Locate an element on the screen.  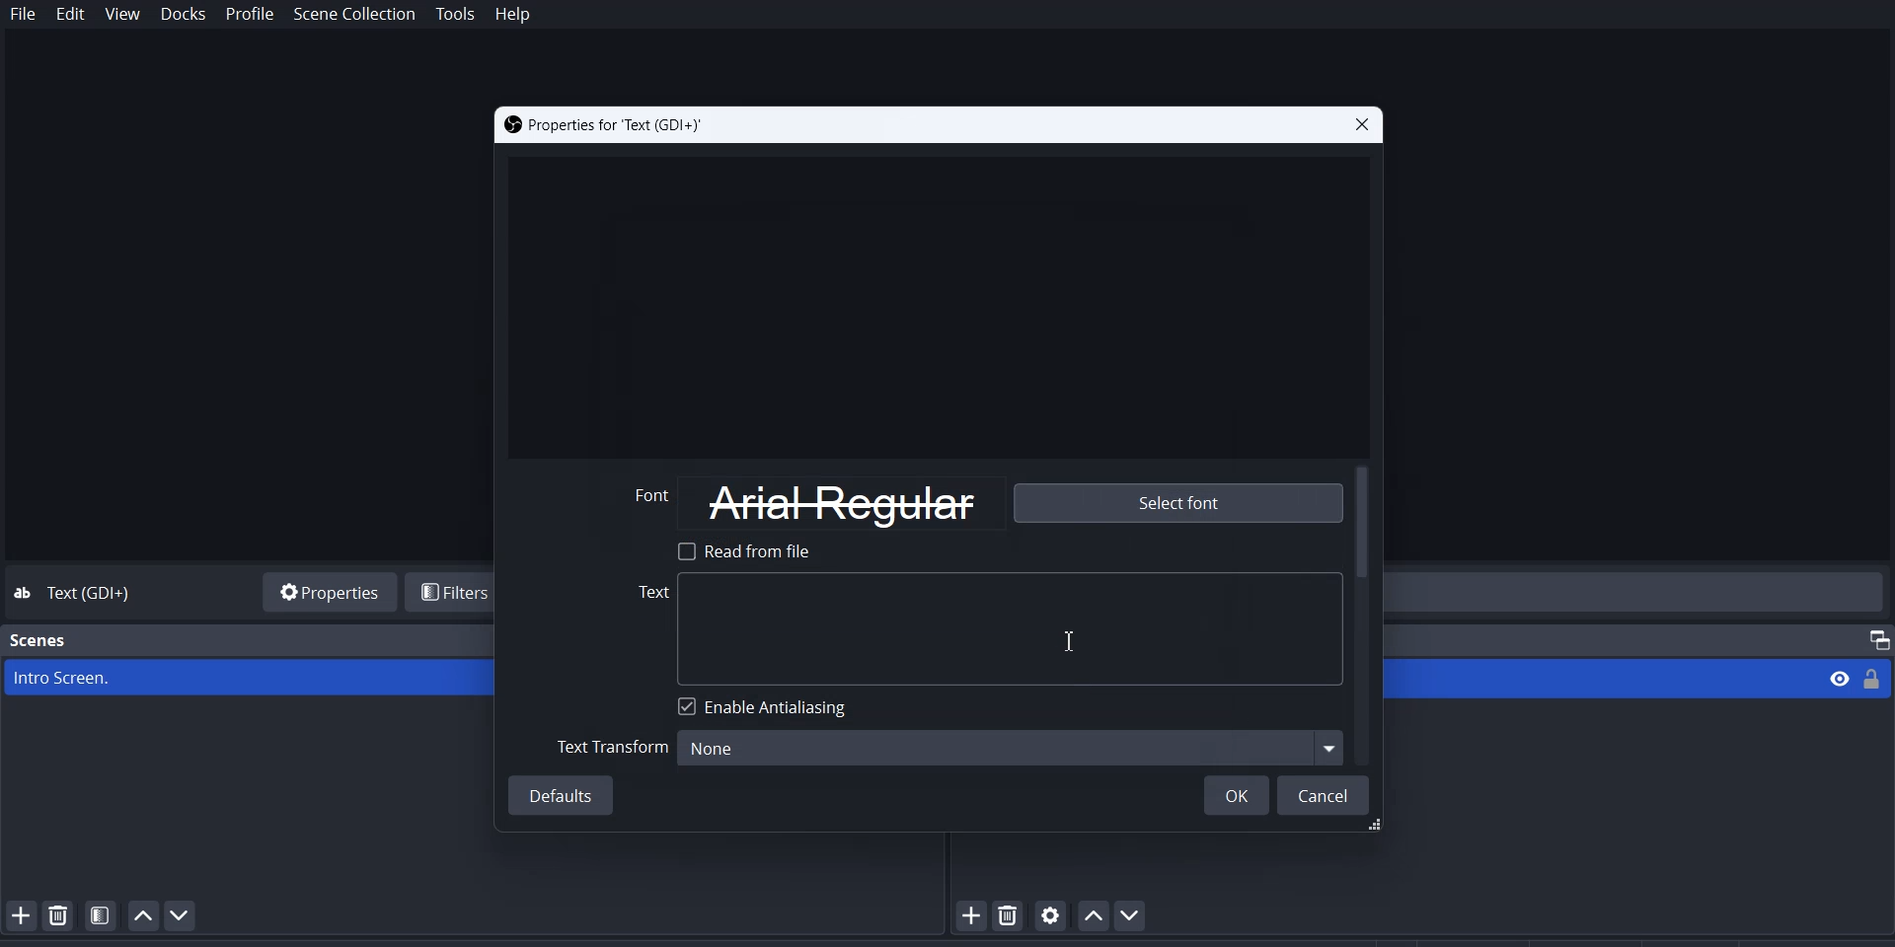
Properties for 'Text (GDI+)' is located at coordinates (604, 125).